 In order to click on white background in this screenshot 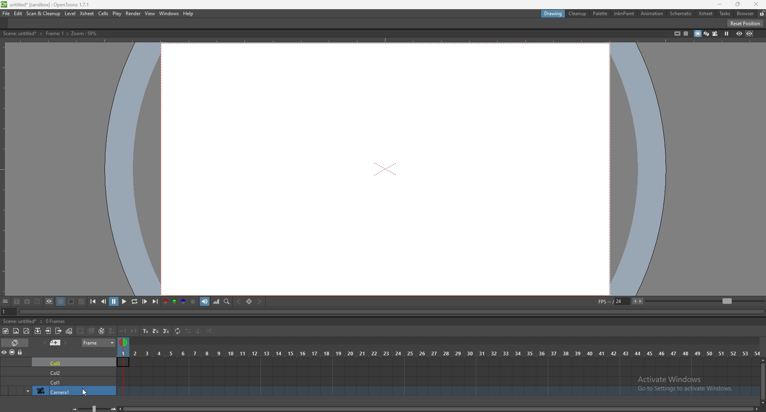, I will do `click(71, 301)`.